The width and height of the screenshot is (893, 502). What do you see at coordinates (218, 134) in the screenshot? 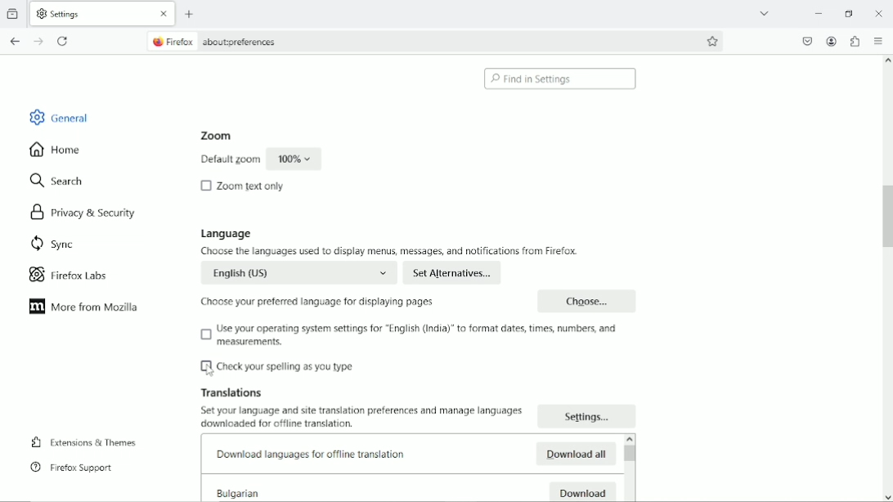
I see `Zoom` at bounding box center [218, 134].